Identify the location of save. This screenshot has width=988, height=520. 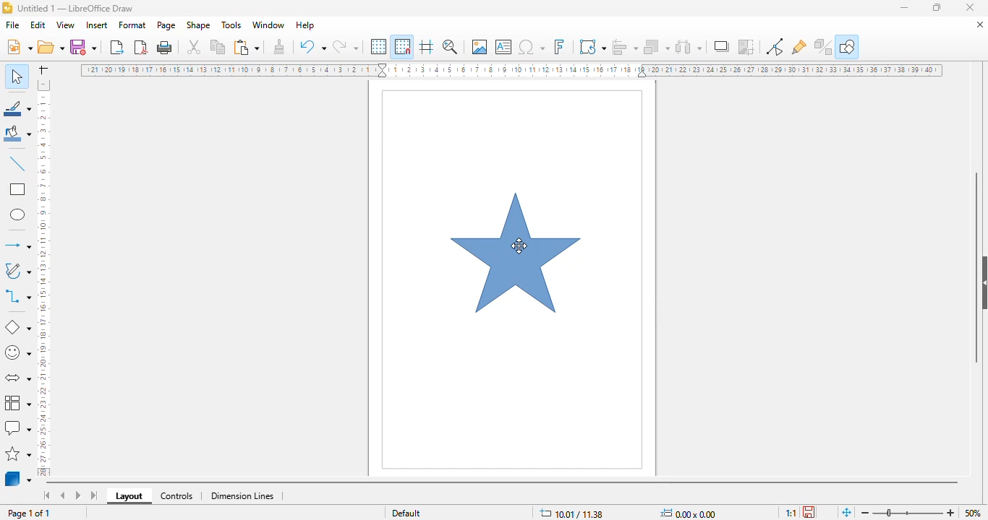
(83, 47).